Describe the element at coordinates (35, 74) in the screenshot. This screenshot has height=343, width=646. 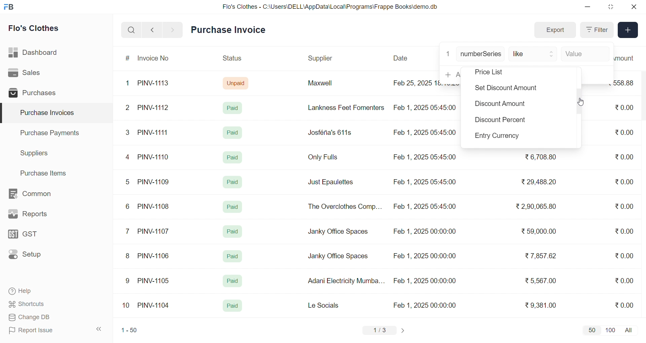
I see `Sales` at that location.